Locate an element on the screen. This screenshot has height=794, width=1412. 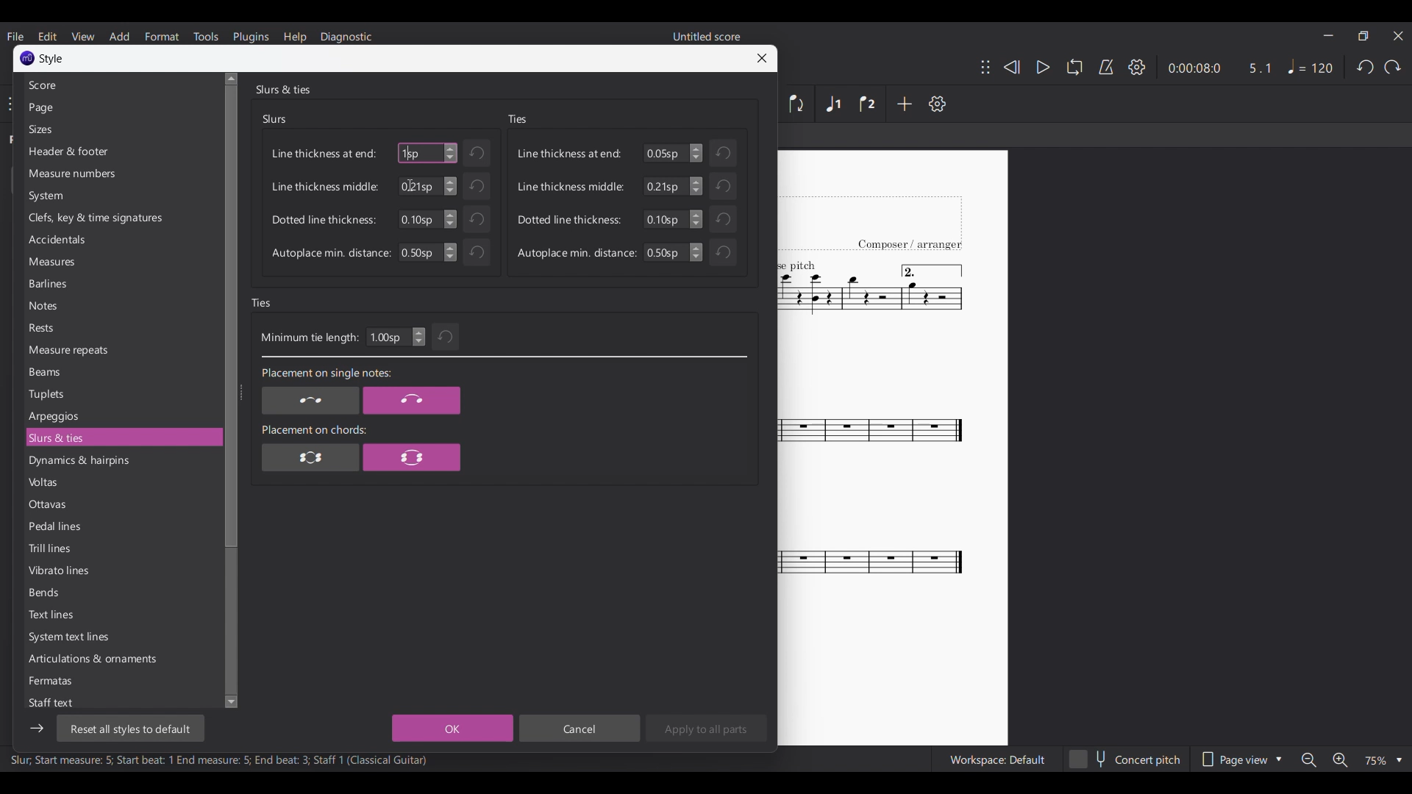
Edit menu is located at coordinates (47, 36).